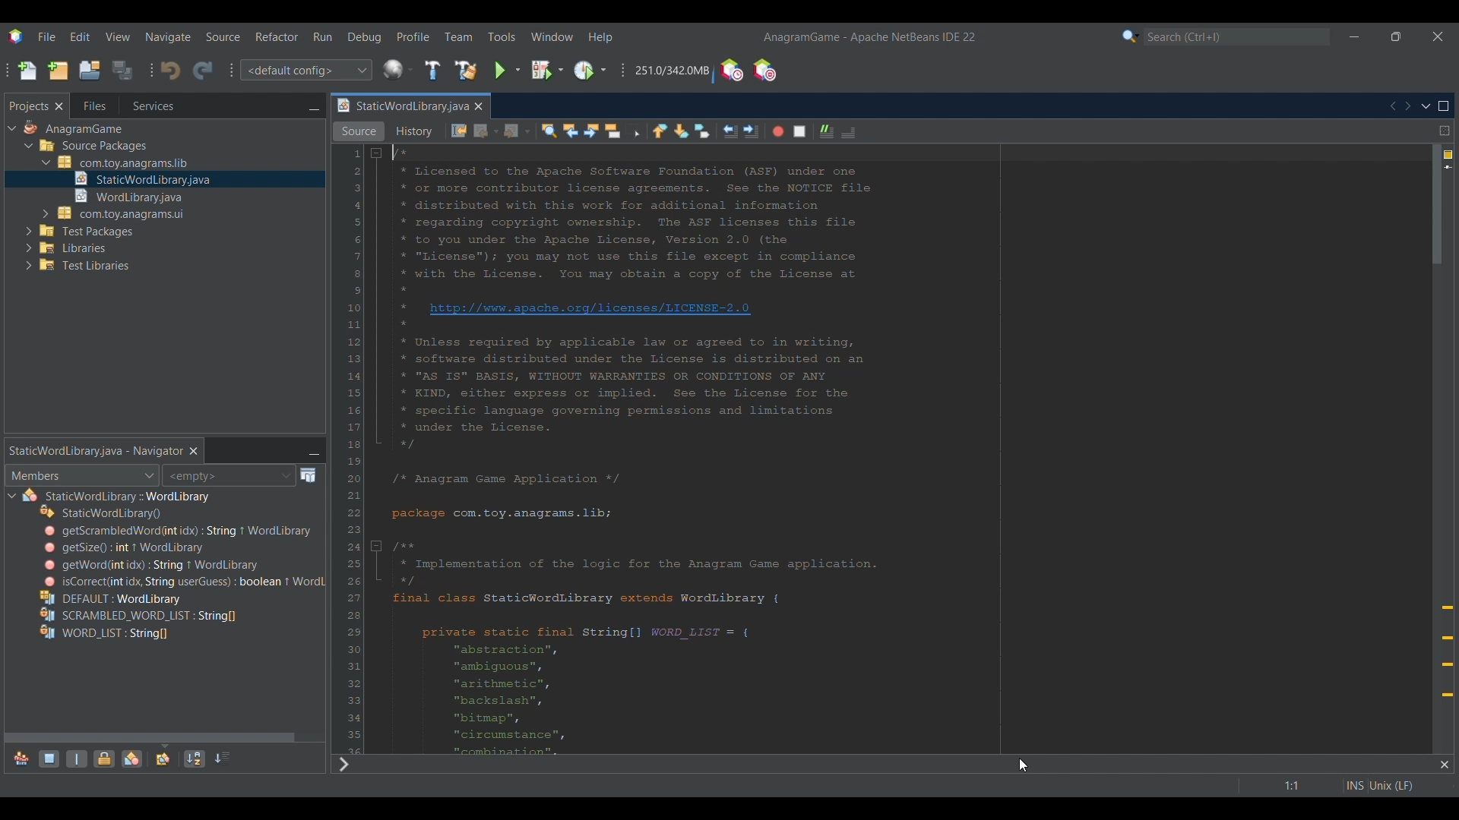  Describe the element at coordinates (223, 759) in the screenshot. I see `Sort by source` at that location.